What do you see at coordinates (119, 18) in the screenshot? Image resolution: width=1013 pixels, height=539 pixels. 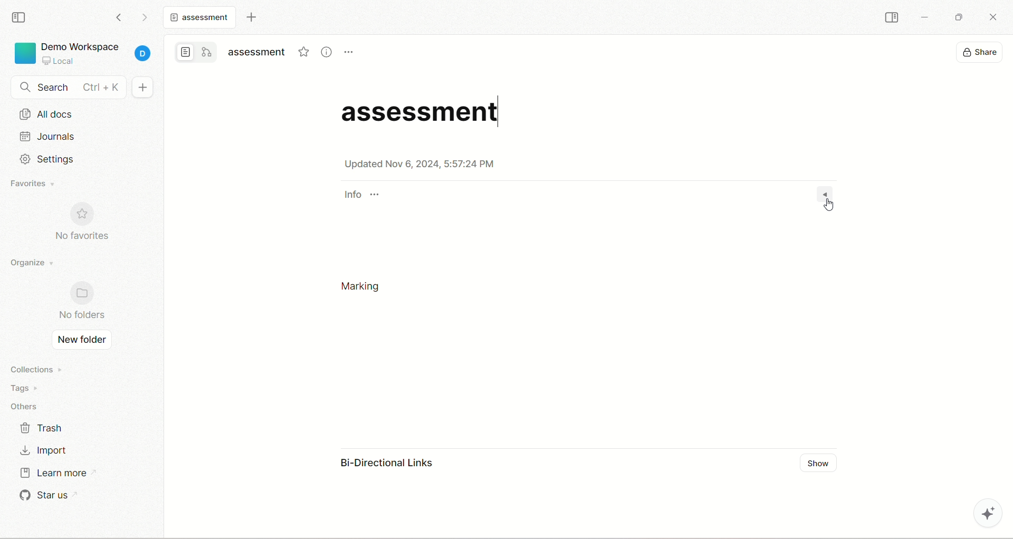 I see `go back` at bounding box center [119, 18].